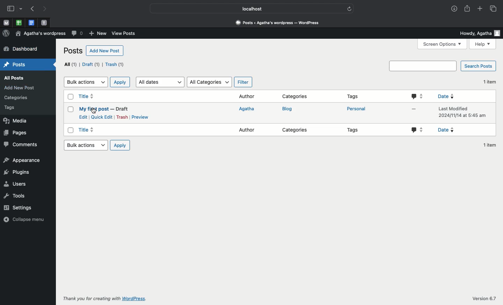 The image size is (503, 305). What do you see at coordinates (247, 109) in the screenshot?
I see `Agatha` at bounding box center [247, 109].